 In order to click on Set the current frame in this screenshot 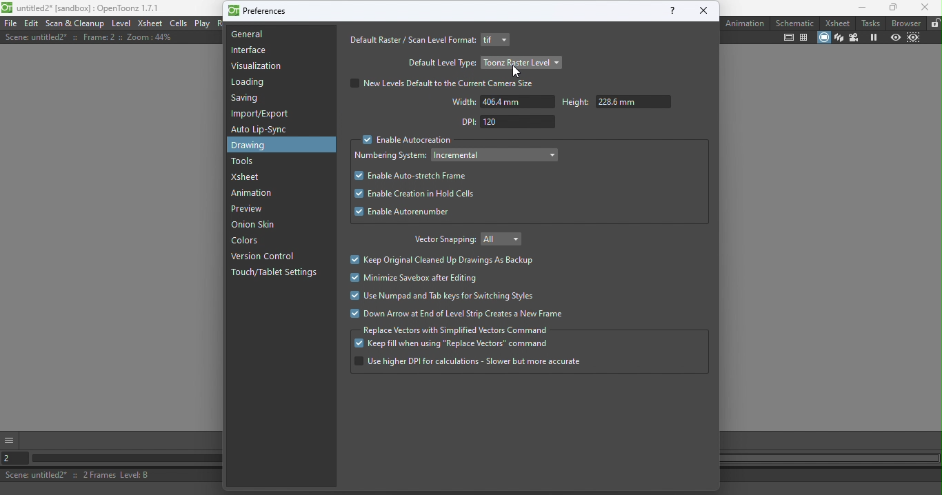, I will do `click(12, 458)`.